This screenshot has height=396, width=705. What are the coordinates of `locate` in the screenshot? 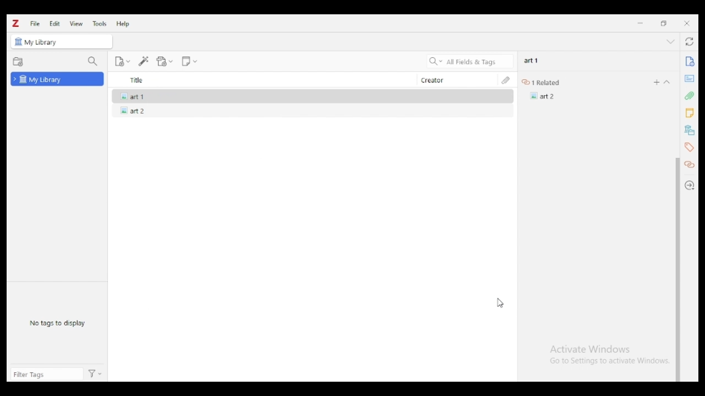 It's located at (691, 185).